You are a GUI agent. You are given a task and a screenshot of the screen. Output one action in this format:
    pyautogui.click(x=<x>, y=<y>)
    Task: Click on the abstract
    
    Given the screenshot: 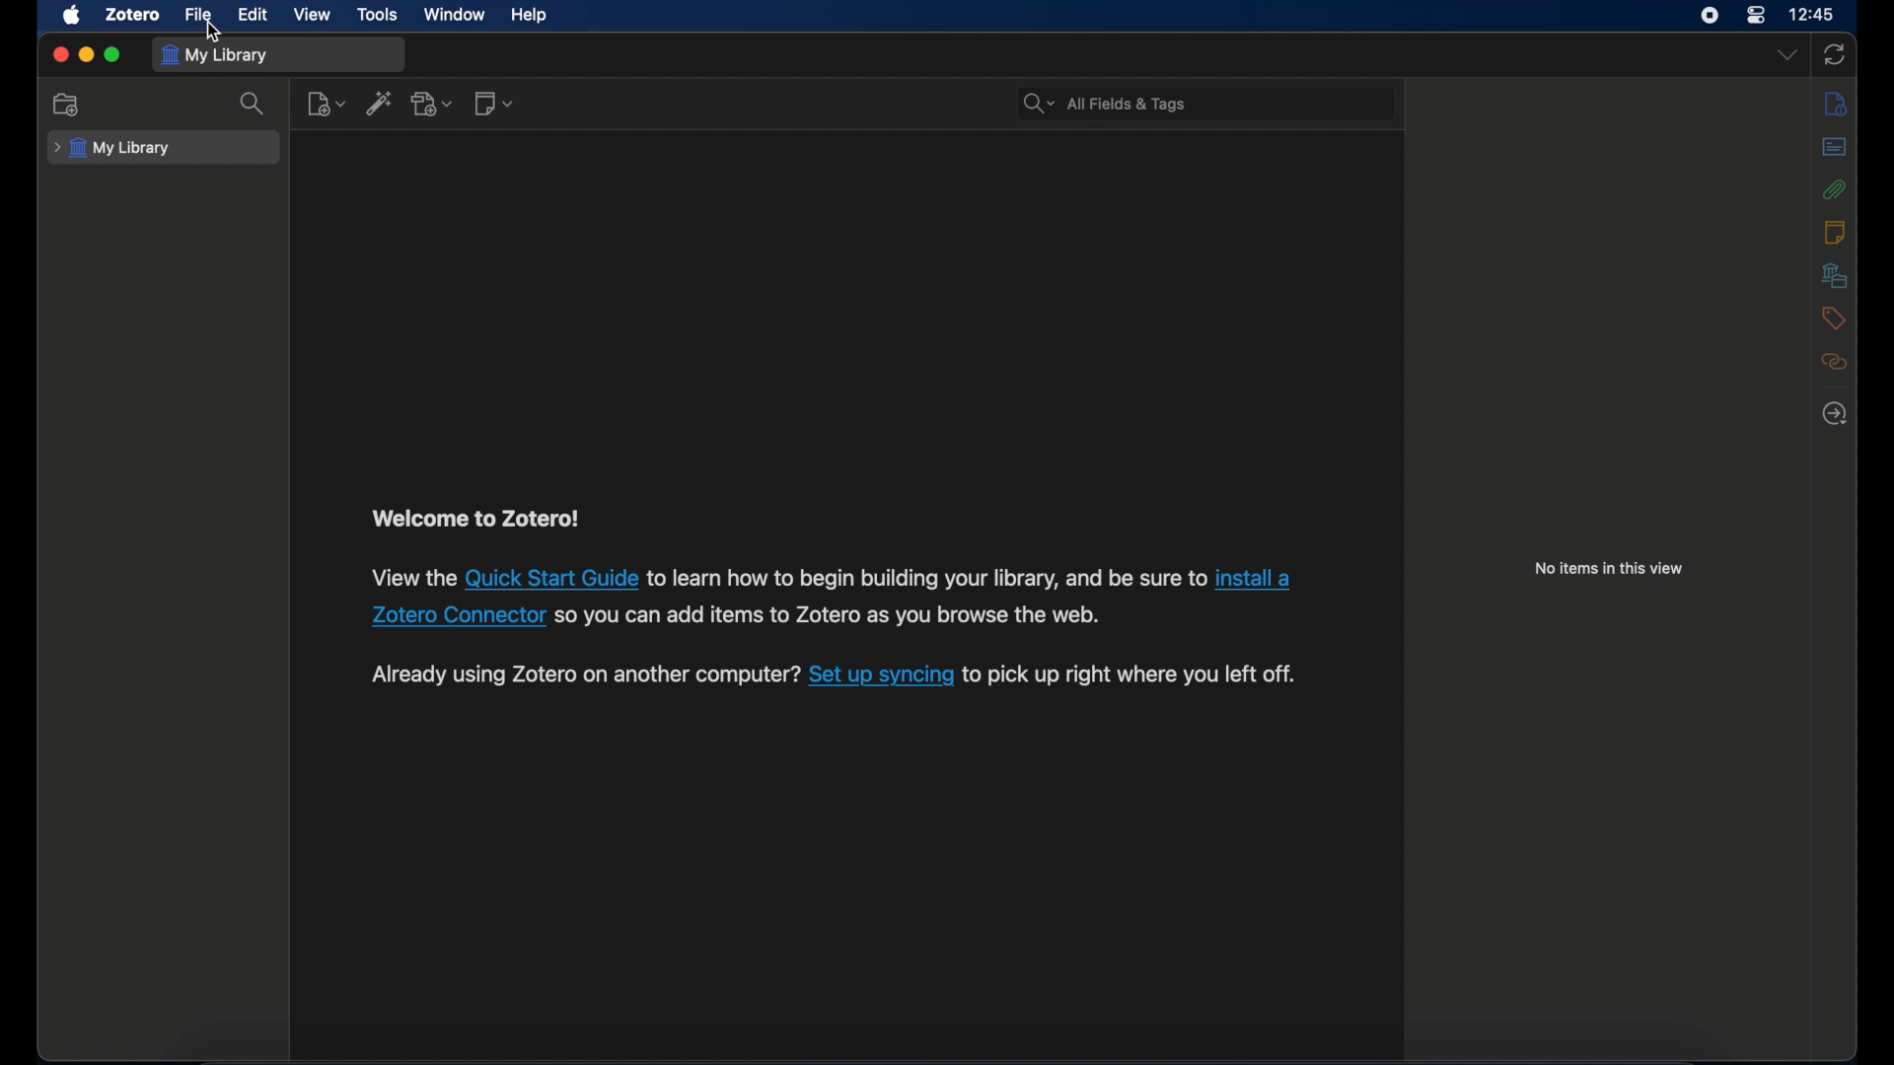 What is the action you would take?
    pyautogui.click(x=1836, y=146)
    